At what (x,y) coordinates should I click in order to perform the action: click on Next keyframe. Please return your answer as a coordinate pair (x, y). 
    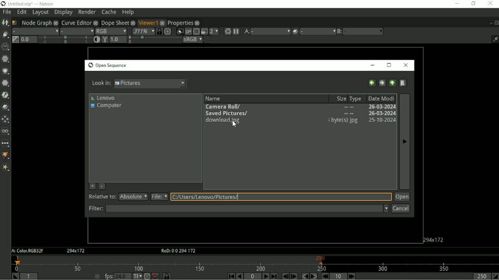
    Looking at the image, I should click on (314, 276).